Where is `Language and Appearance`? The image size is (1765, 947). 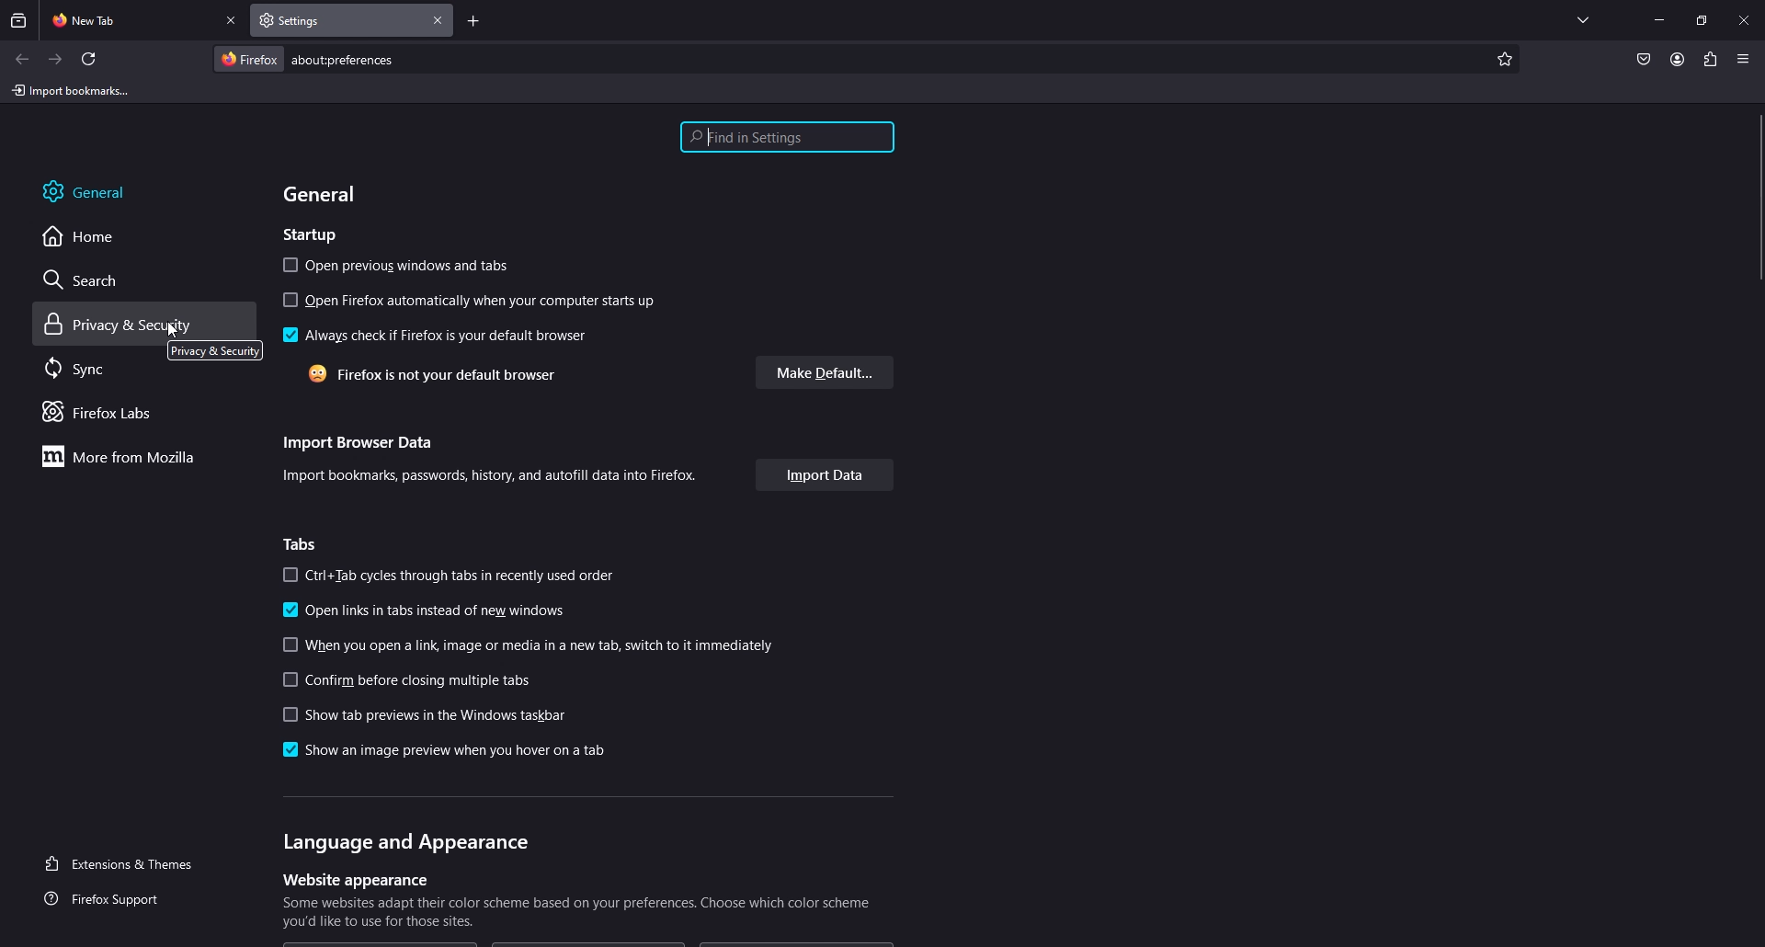
Language and Appearance is located at coordinates (404, 840).